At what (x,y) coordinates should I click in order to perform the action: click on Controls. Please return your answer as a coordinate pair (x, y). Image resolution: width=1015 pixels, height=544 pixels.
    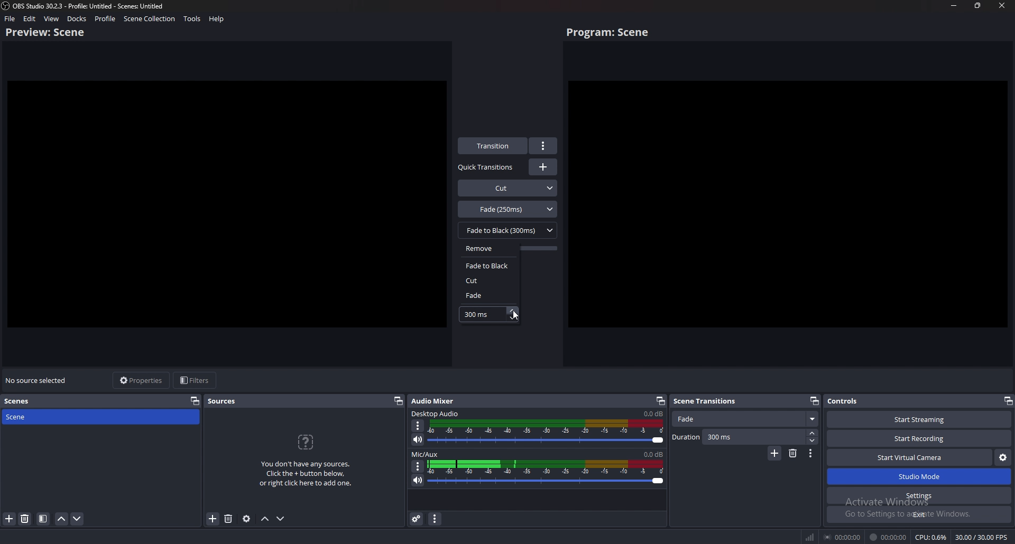
    Looking at the image, I should click on (859, 401).